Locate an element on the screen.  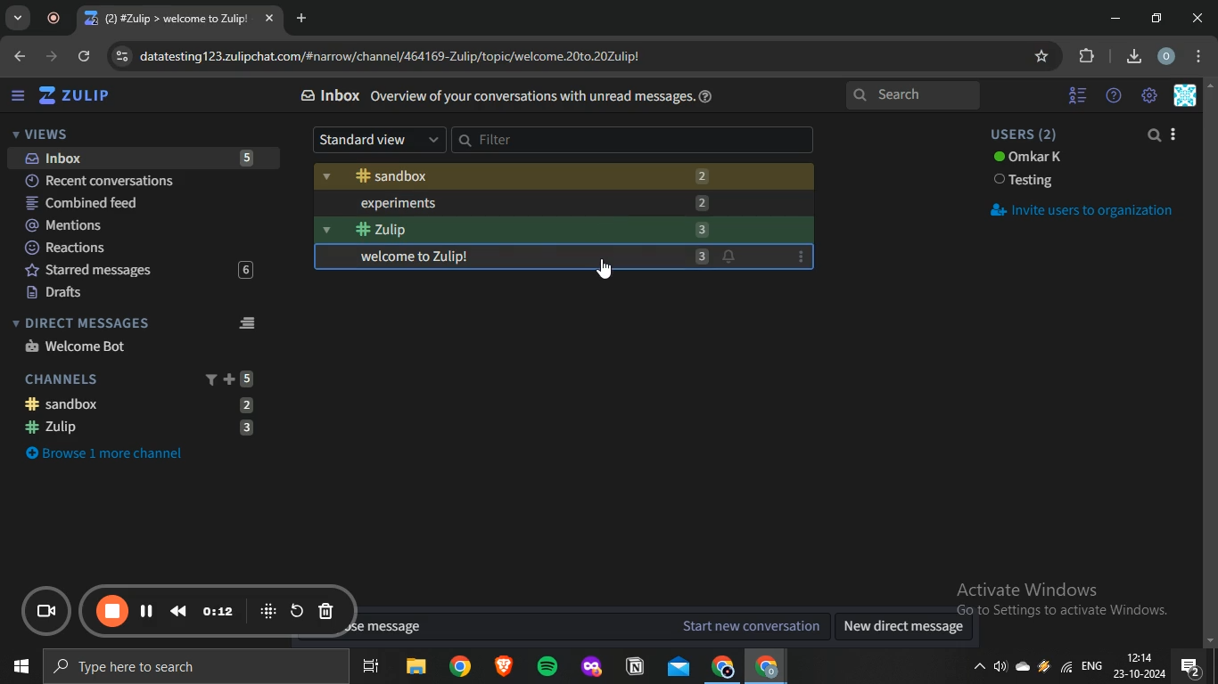
type here to search is located at coordinates (192, 668).